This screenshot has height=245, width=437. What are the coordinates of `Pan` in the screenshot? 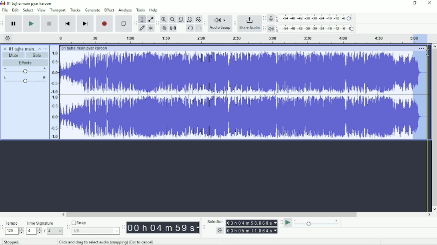 It's located at (24, 80).